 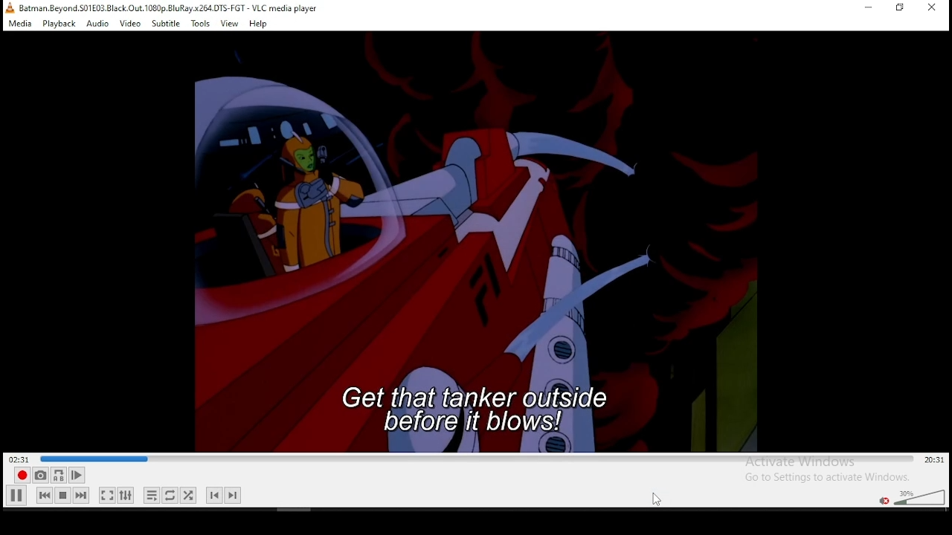 What do you see at coordinates (657, 498) in the screenshot?
I see `cursor` at bounding box center [657, 498].